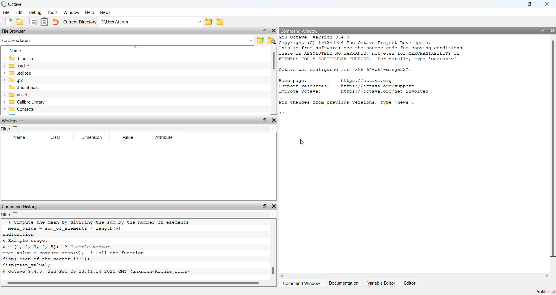 Image resolution: width=556 pixels, height=295 pixels. I want to click on debug, so click(36, 12).